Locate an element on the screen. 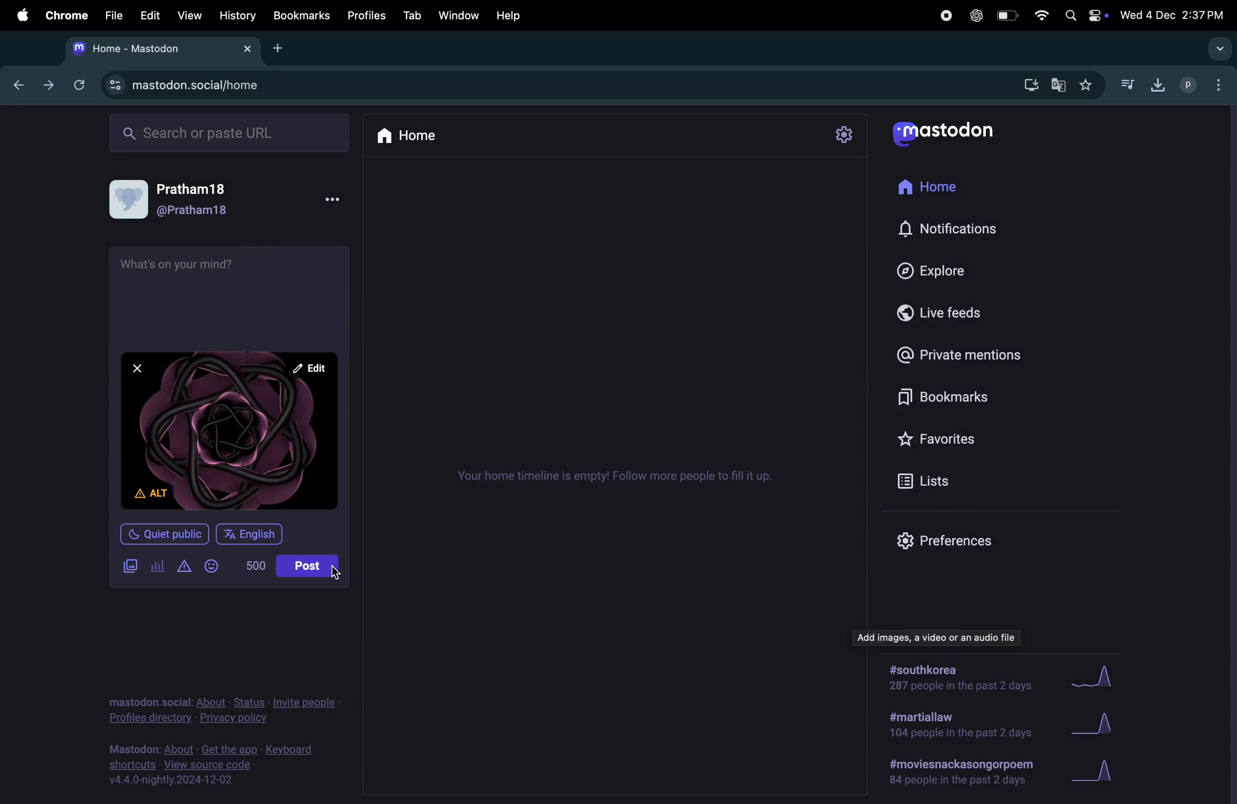 Image resolution: width=1237 pixels, height=804 pixels. wifi is located at coordinates (1039, 16).